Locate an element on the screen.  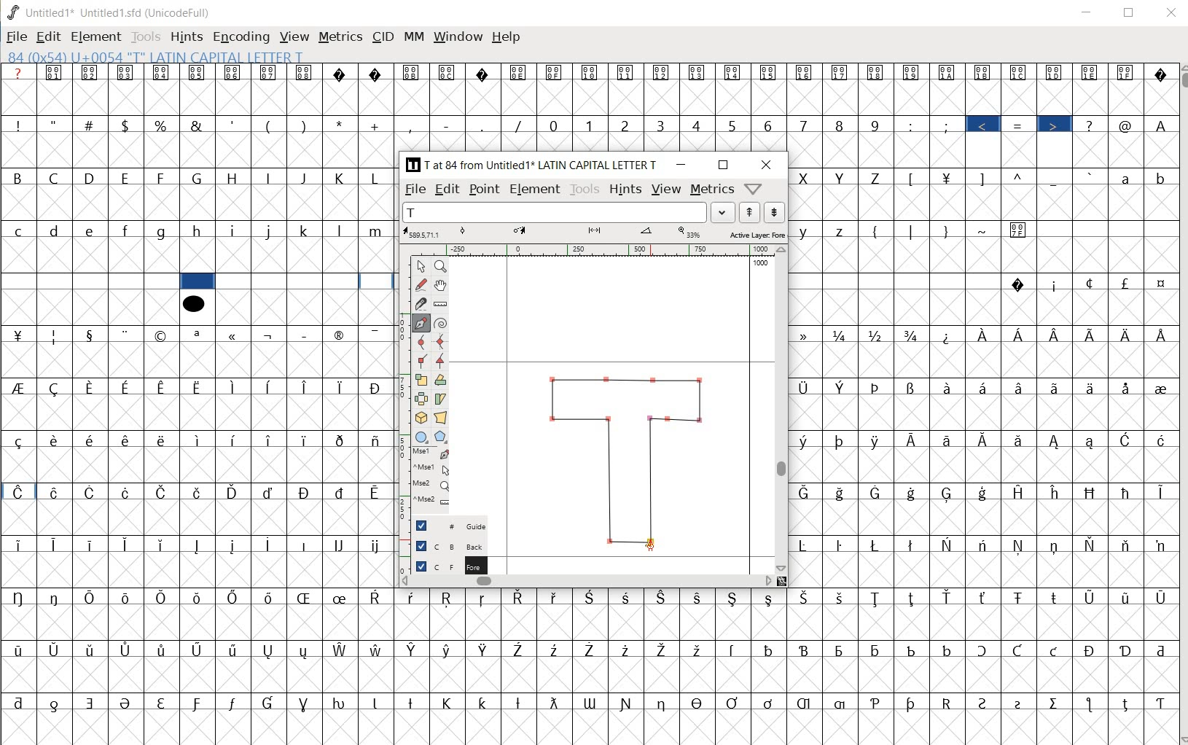
Symbol is located at coordinates (55, 73).